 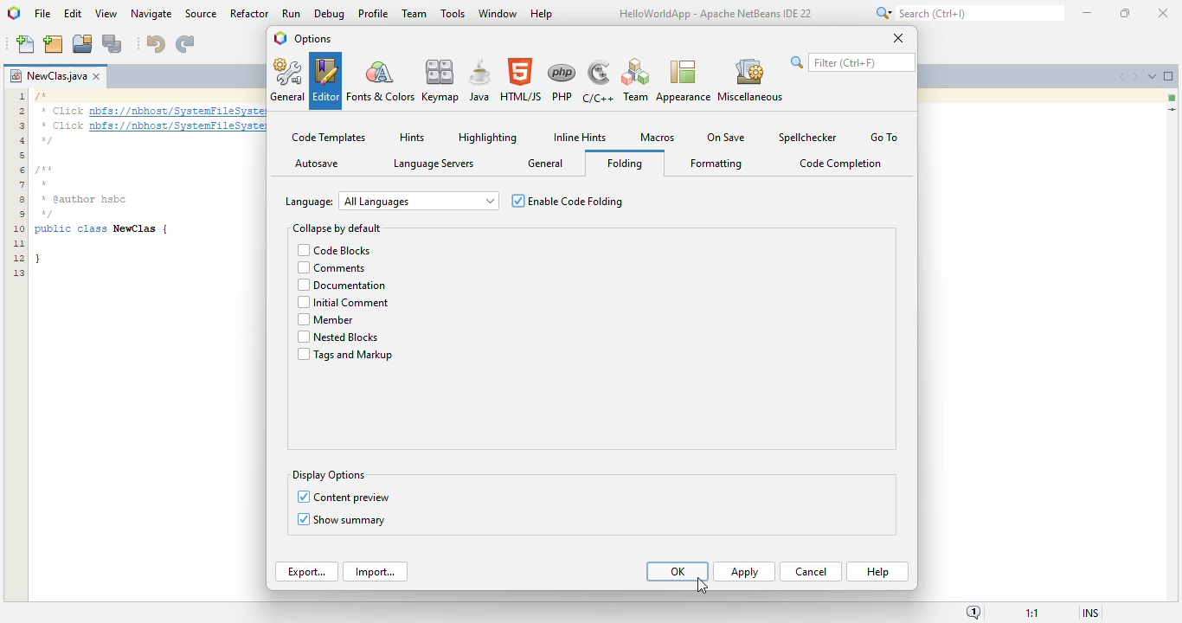 I want to click on spellchecker, so click(x=806, y=138).